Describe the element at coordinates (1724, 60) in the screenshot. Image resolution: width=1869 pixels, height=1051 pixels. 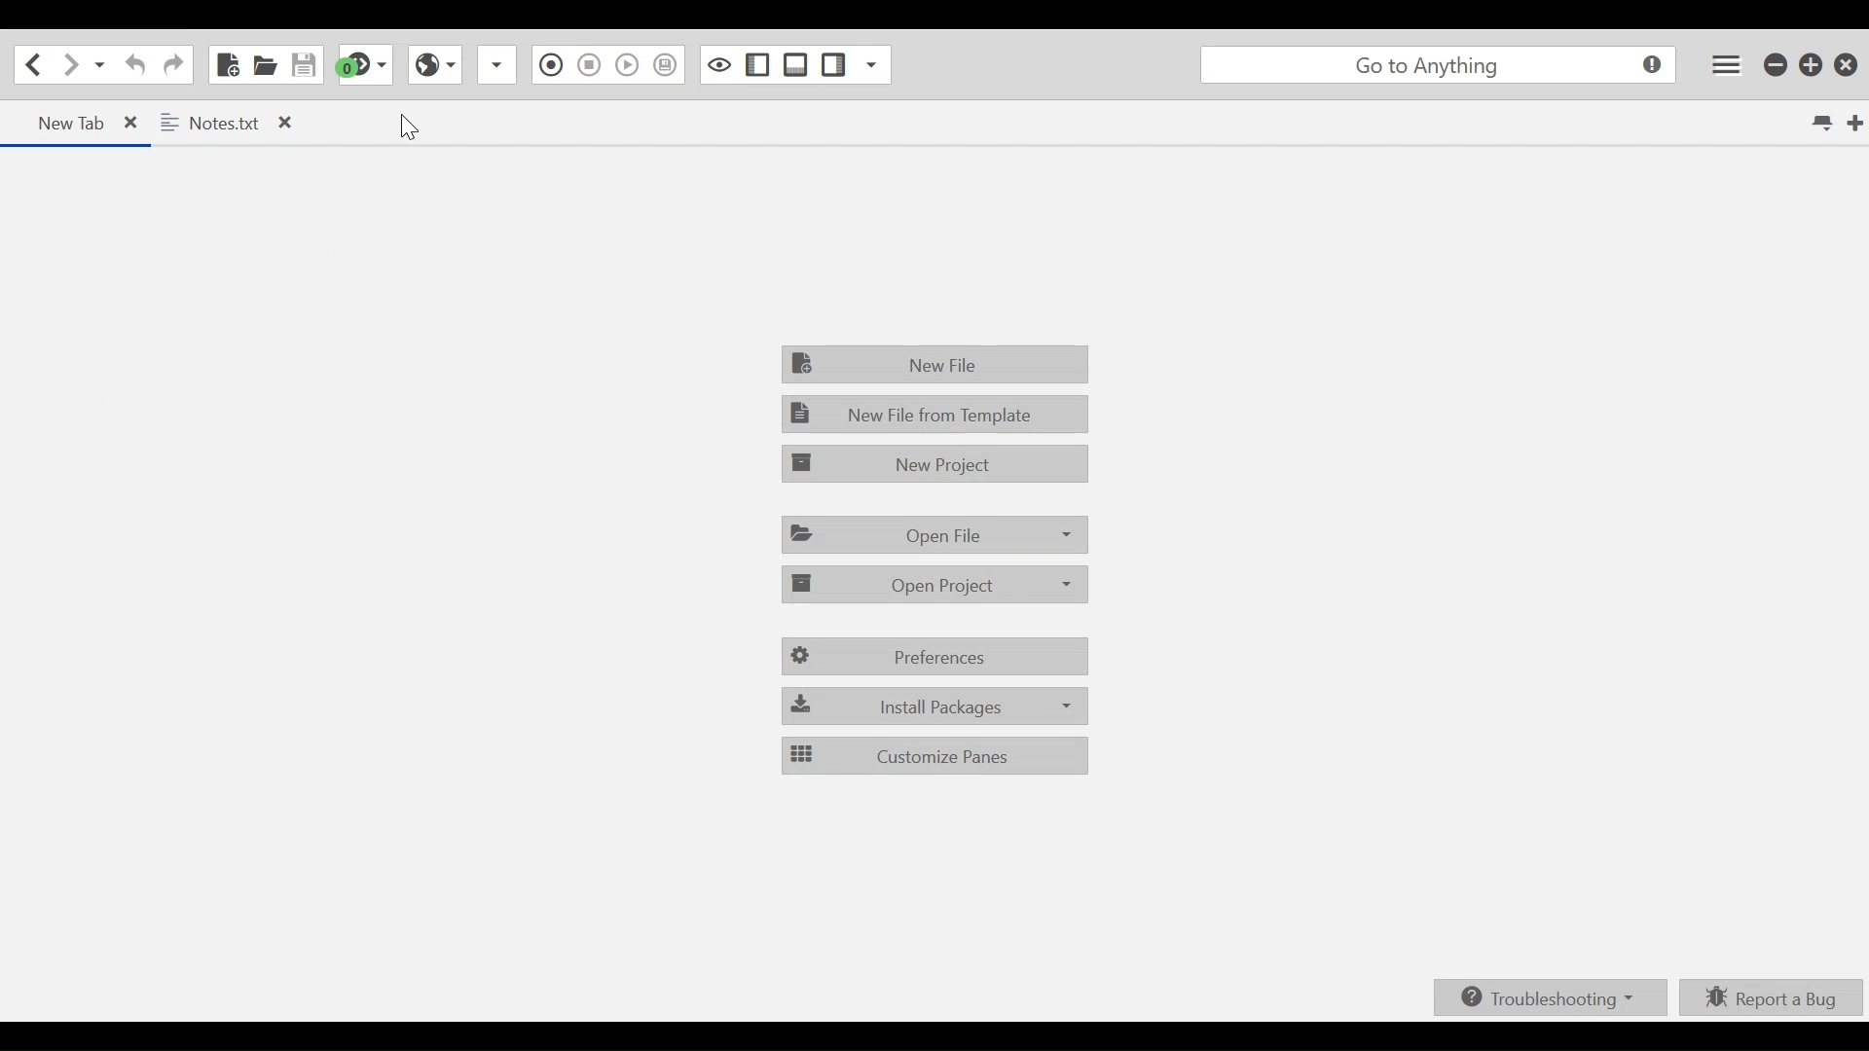
I see `Application menu` at that location.